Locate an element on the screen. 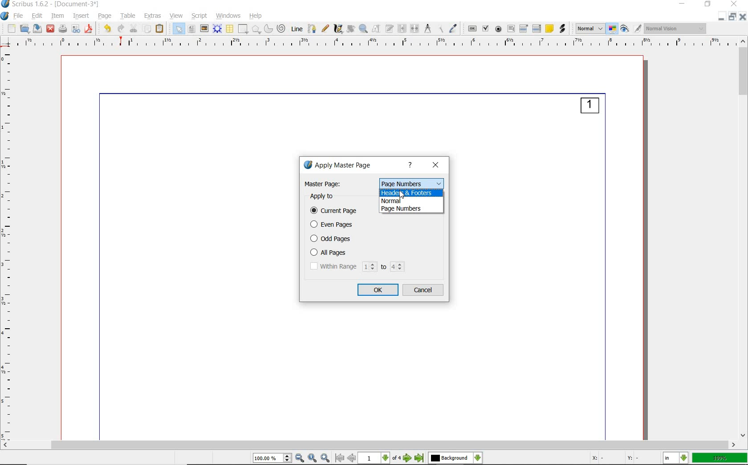  odd pages is located at coordinates (334, 239).